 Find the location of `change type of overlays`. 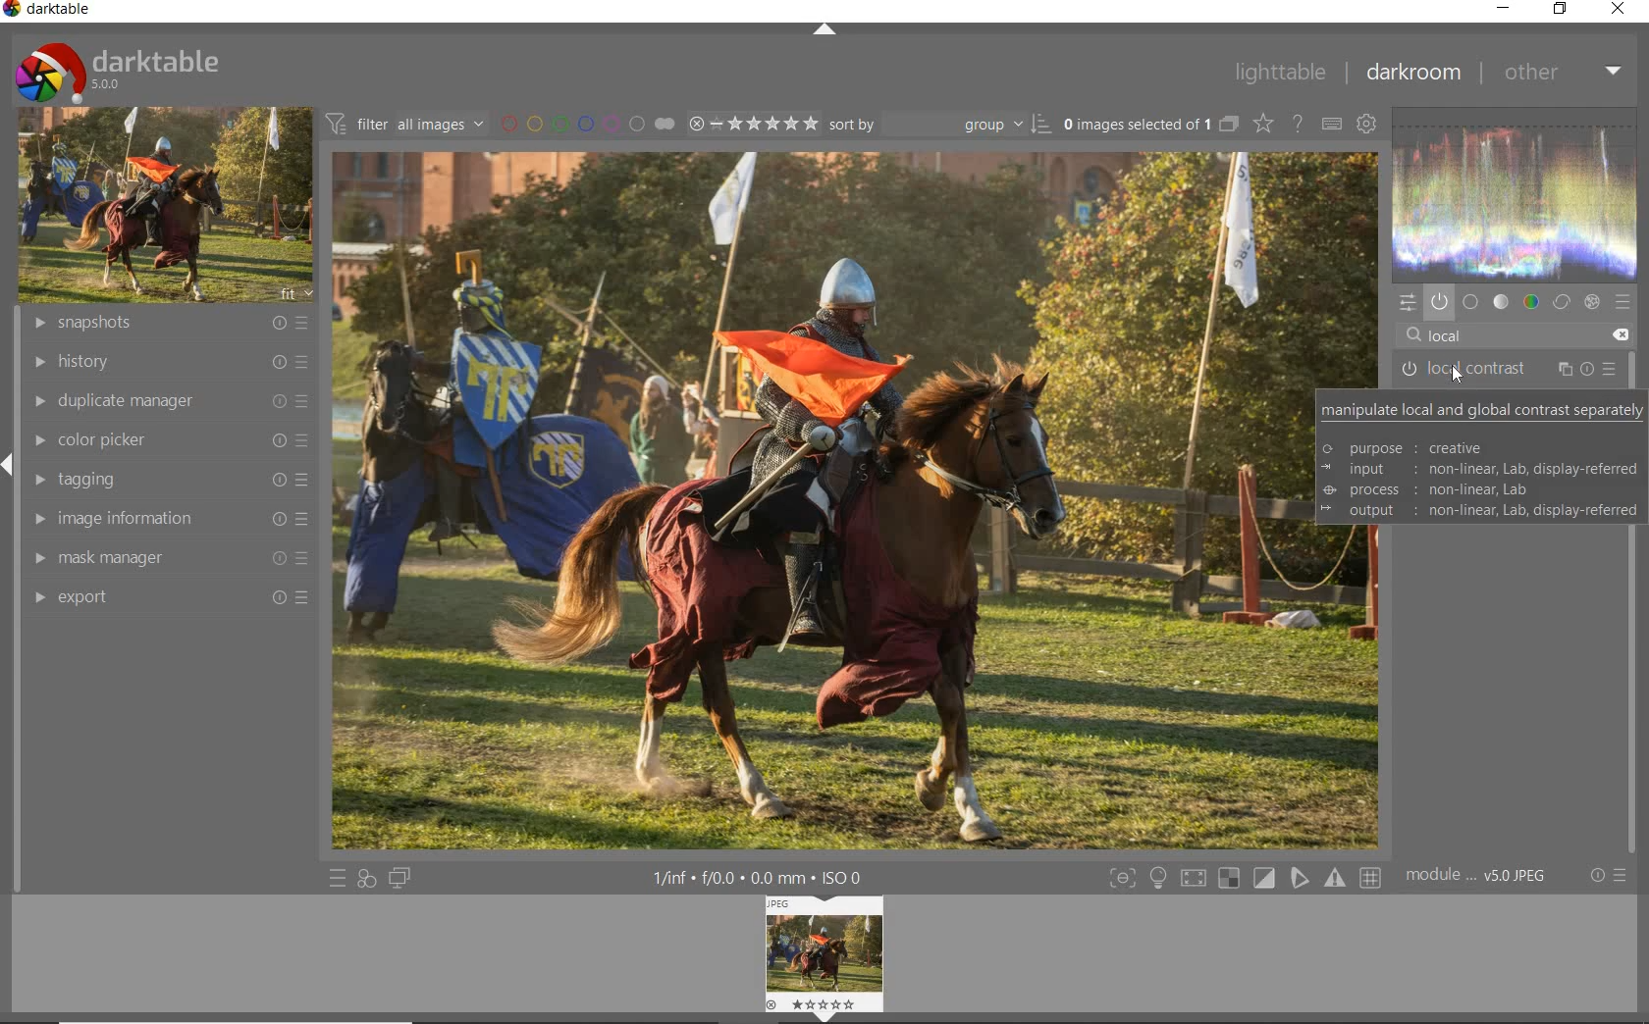

change type of overlays is located at coordinates (1264, 123).